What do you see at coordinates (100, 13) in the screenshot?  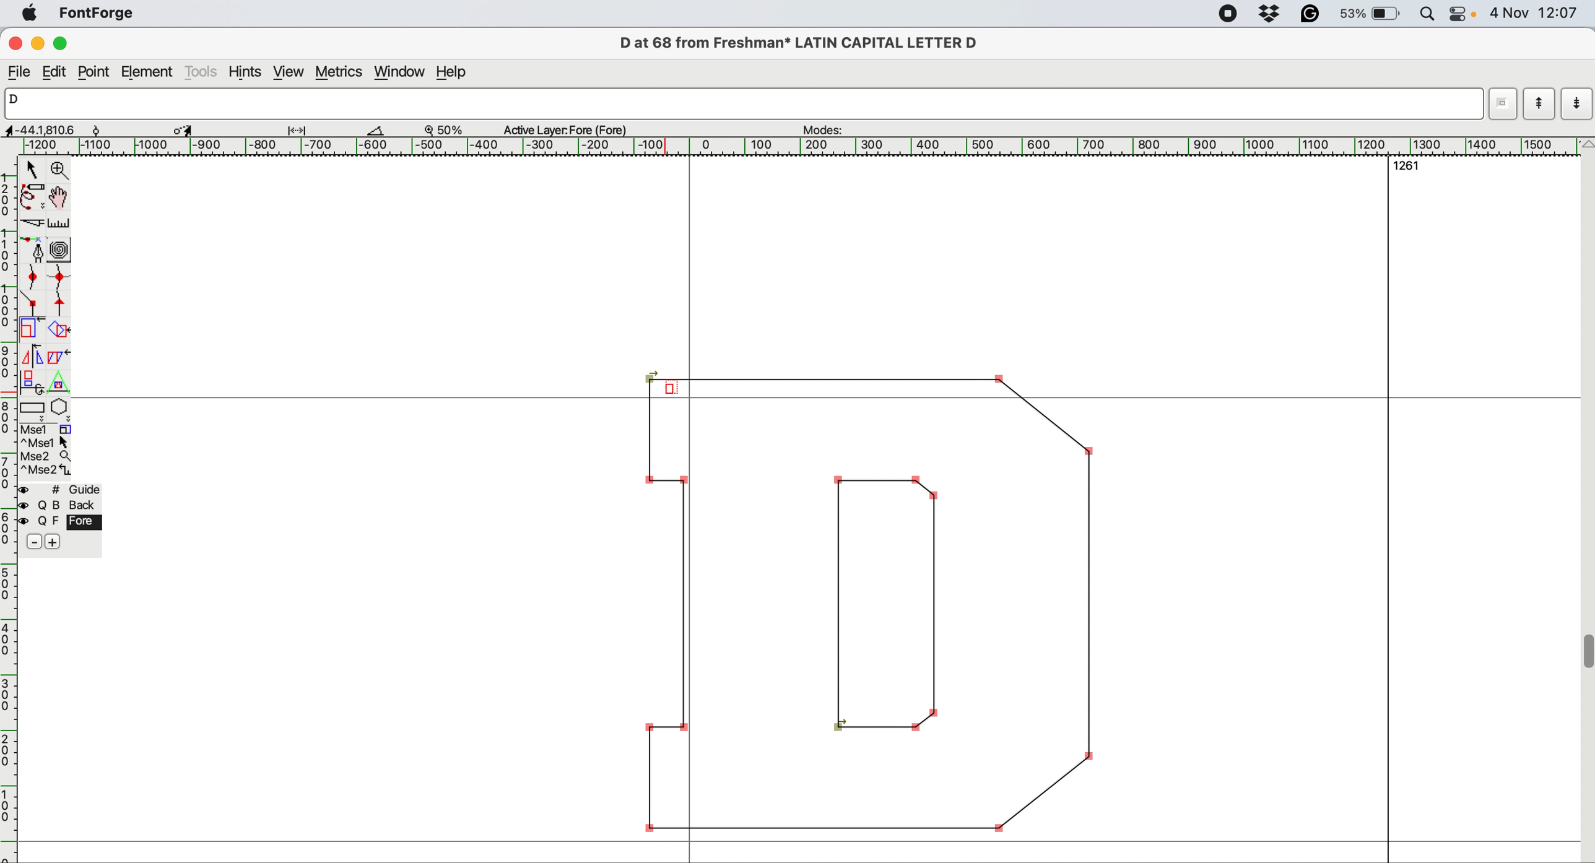 I see `font forge` at bounding box center [100, 13].